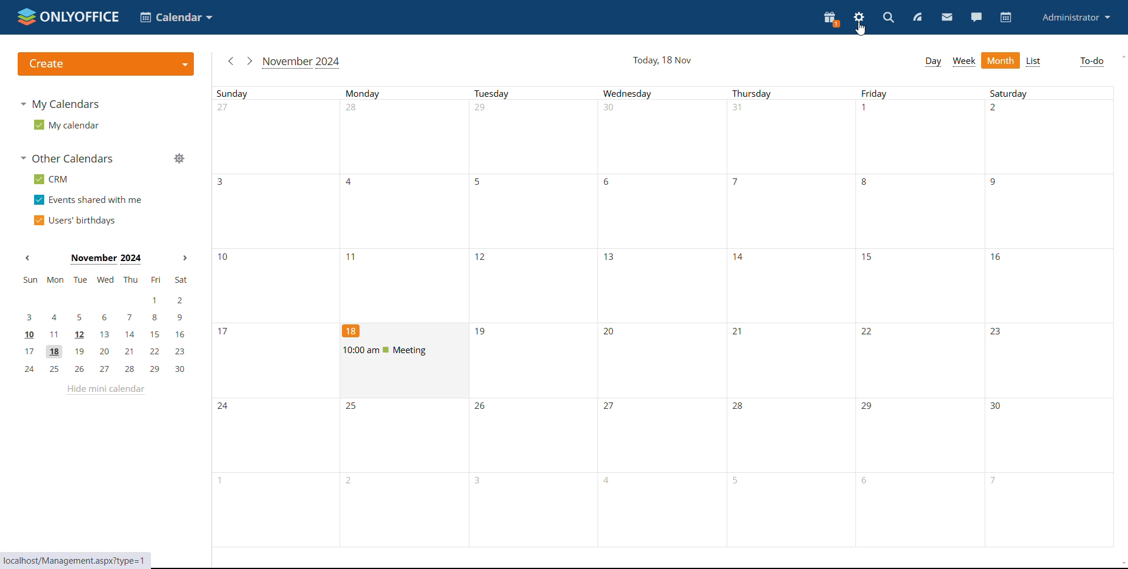 Image resolution: width=1128 pixels, height=569 pixels. I want to click on scroll up, so click(1121, 56).